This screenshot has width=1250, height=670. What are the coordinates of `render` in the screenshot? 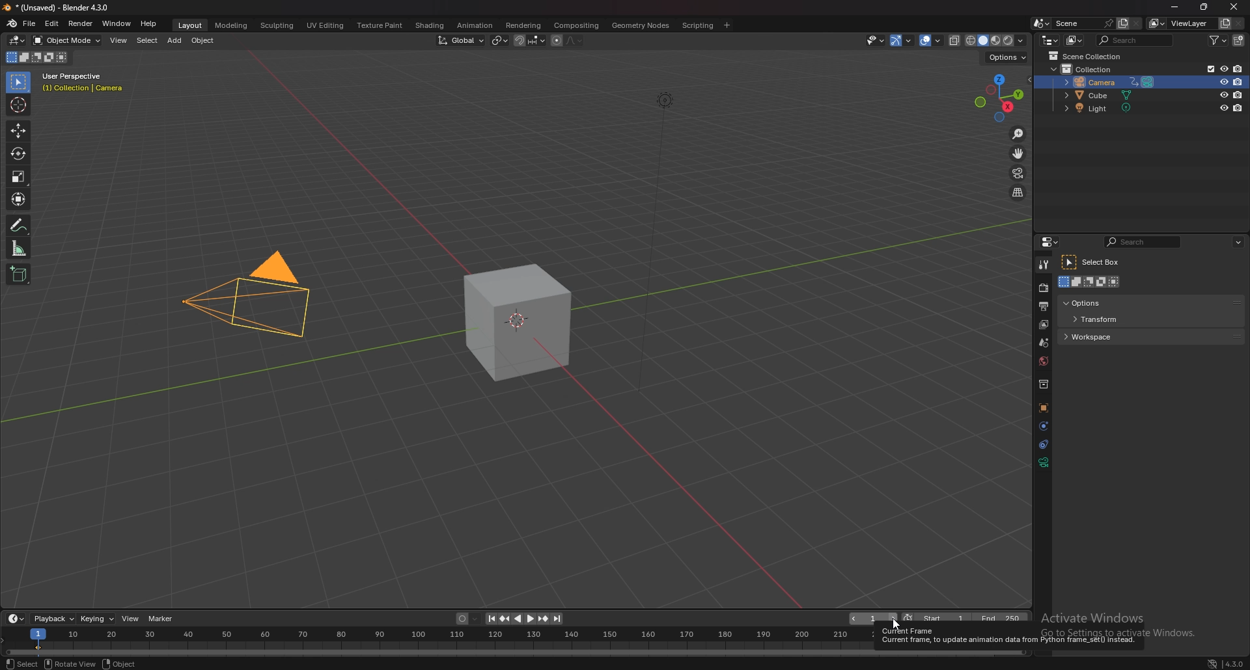 It's located at (1042, 289).